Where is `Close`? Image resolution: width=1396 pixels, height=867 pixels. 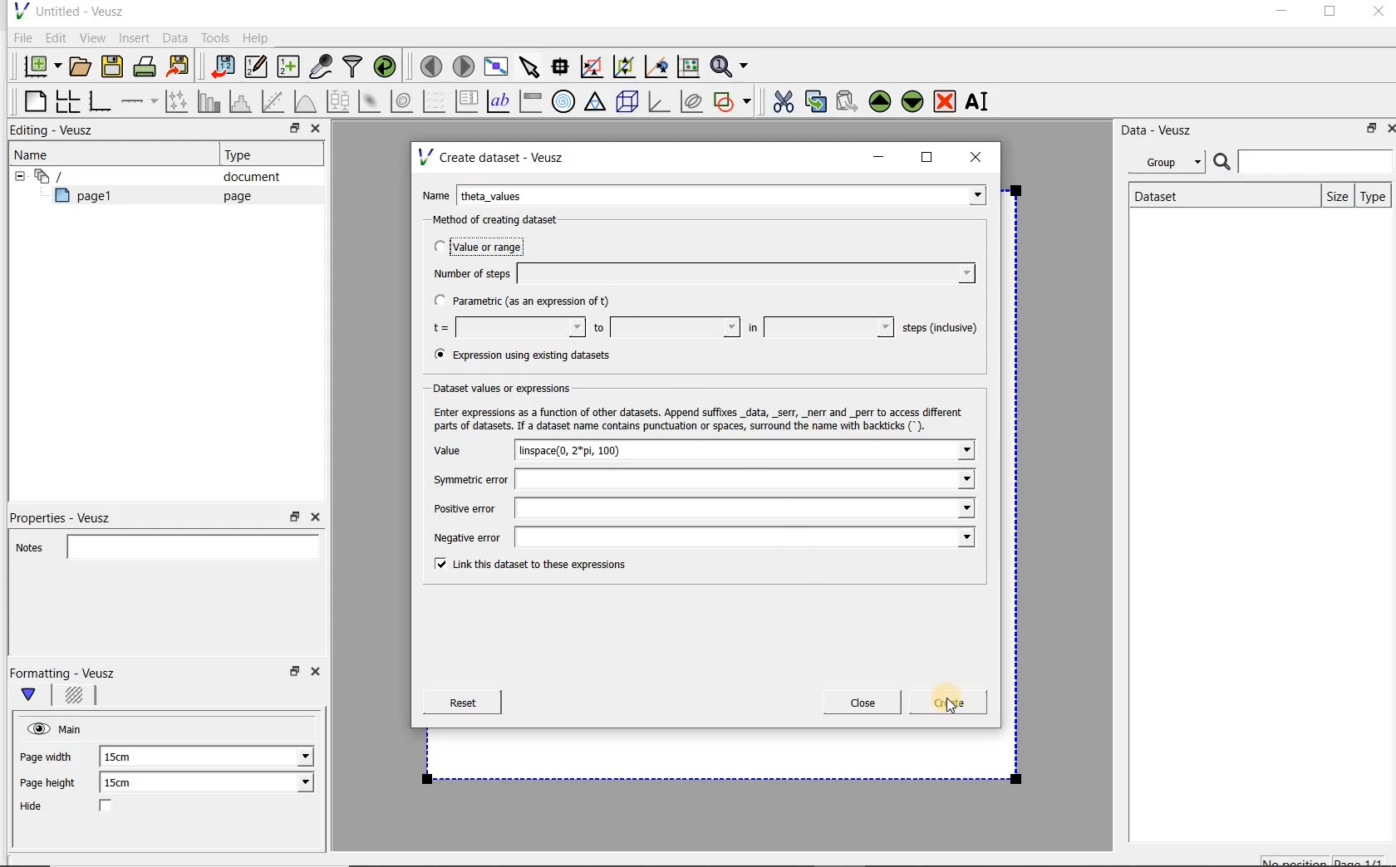
Close is located at coordinates (318, 674).